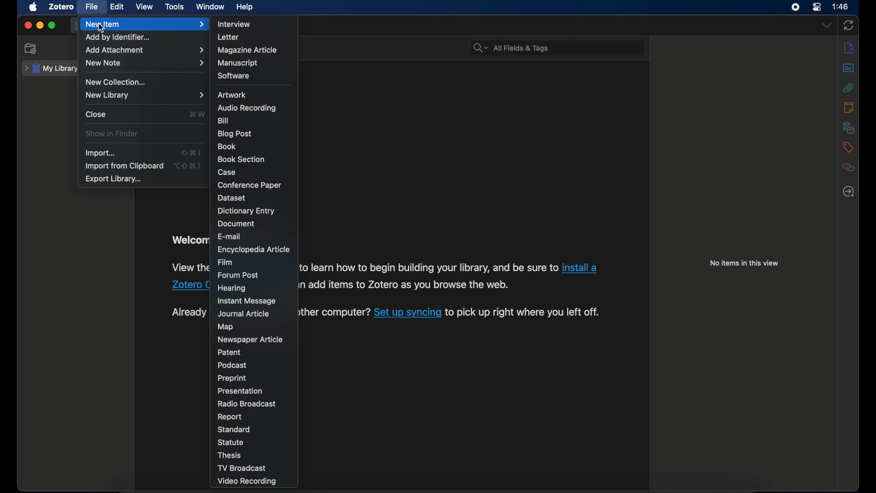 The image size is (876, 493). Describe the element at coordinates (39, 26) in the screenshot. I see `minimize` at that location.